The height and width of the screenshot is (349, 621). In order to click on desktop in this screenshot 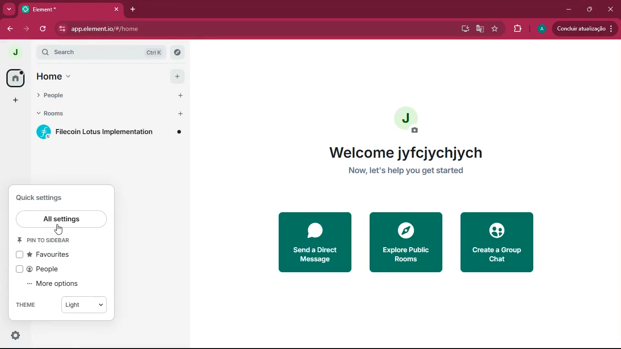, I will do `click(463, 28)`.